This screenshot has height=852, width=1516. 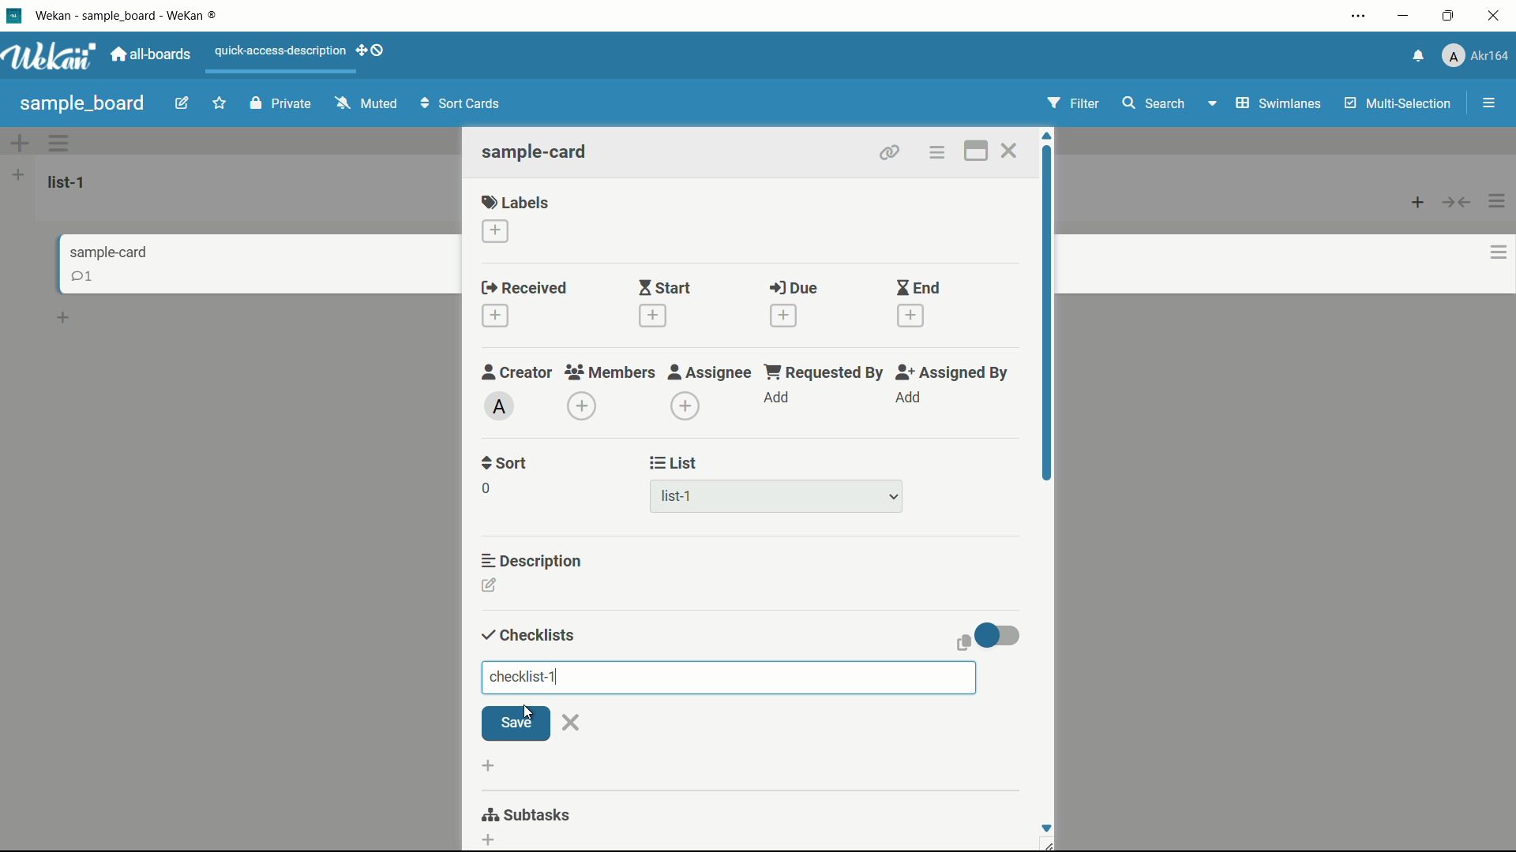 I want to click on list-1, so click(x=72, y=182).